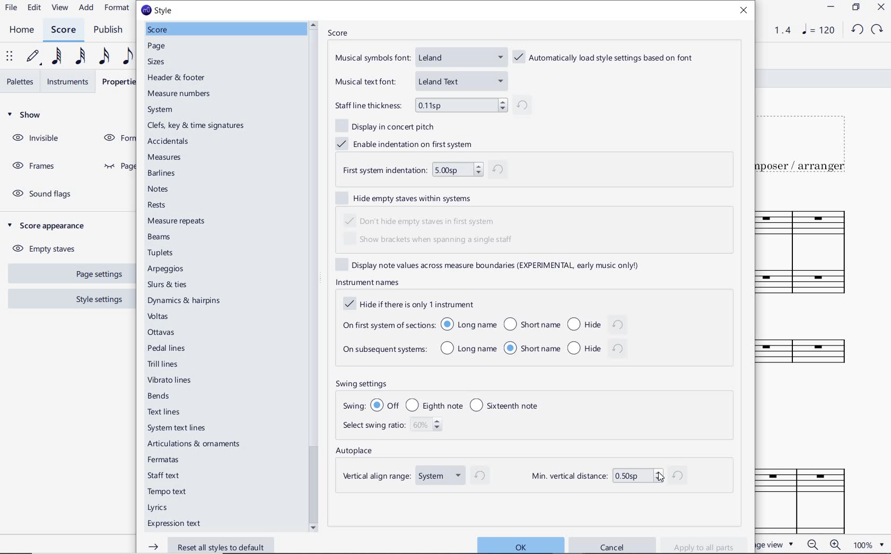 The image size is (891, 554). What do you see at coordinates (21, 30) in the screenshot?
I see `HOME` at bounding box center [21, 30].